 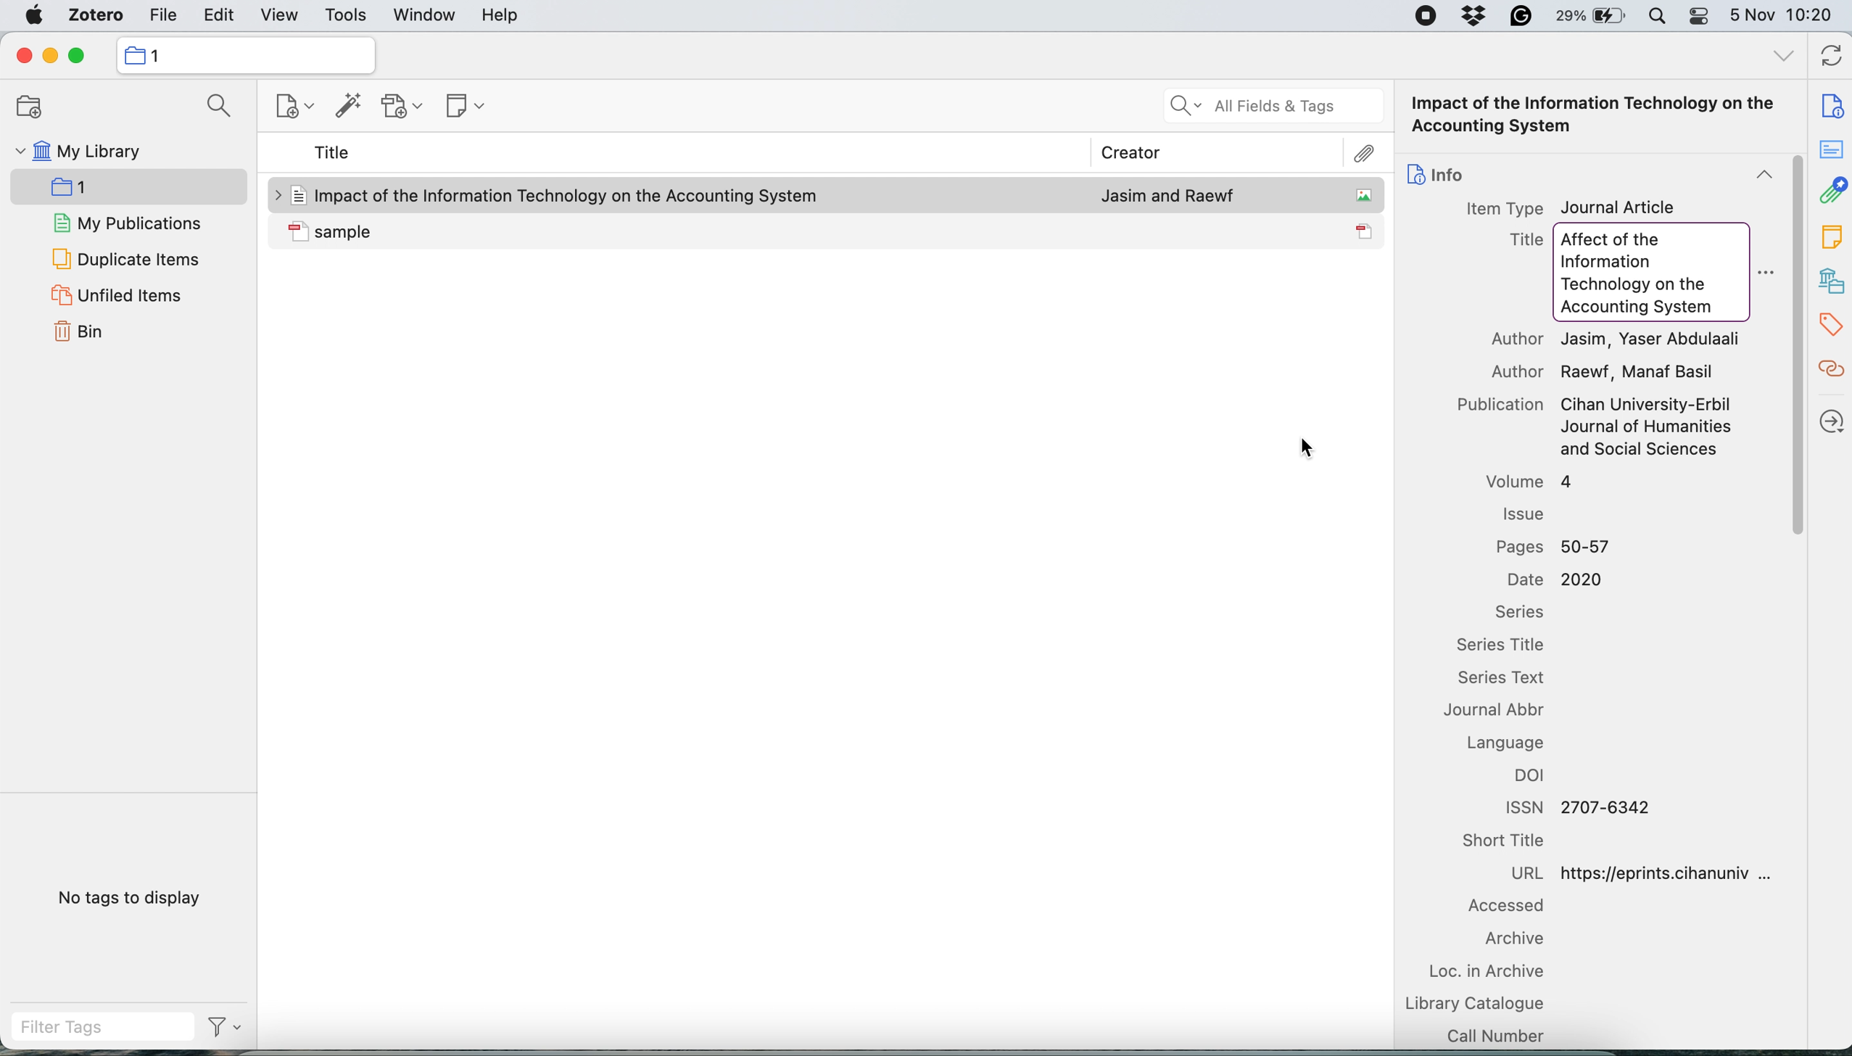 I want to click on close, so click(x=25, y=56).